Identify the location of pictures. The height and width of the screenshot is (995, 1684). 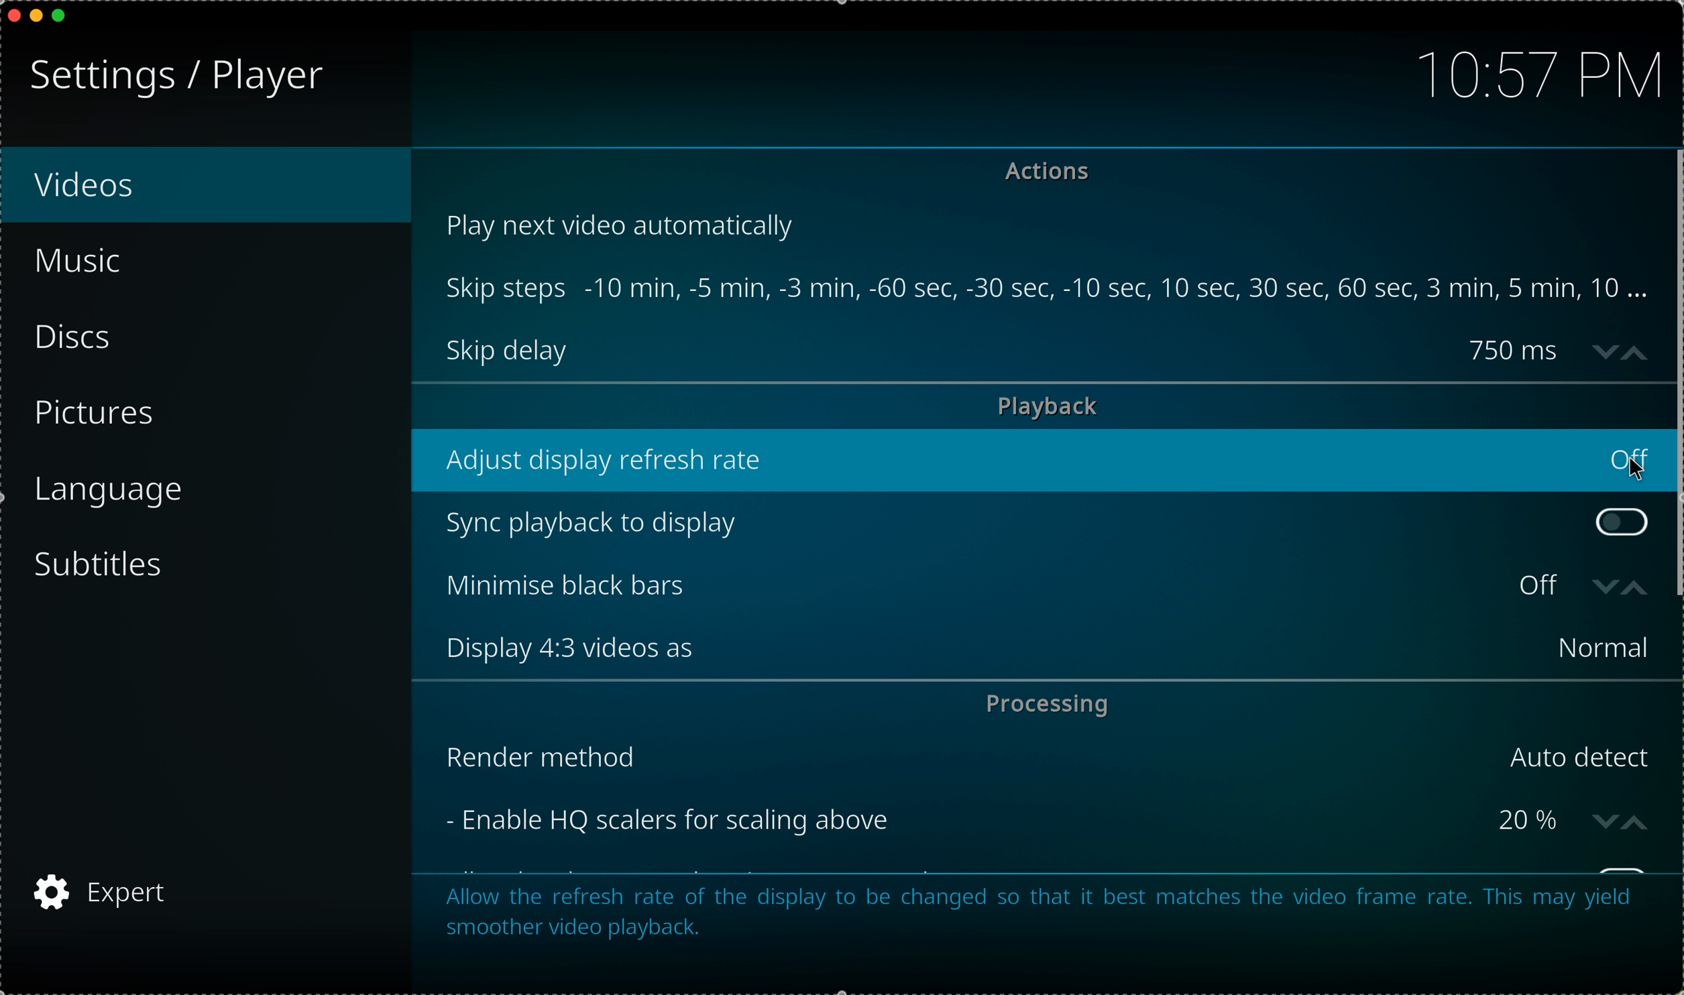
(100, 416).